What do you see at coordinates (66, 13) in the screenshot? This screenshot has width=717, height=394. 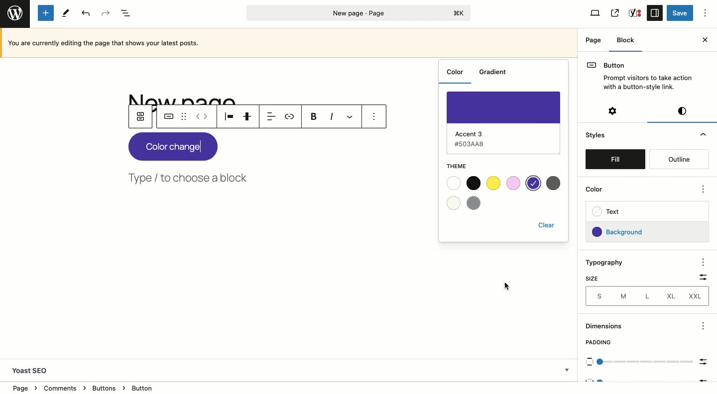 I see `Tools` at bounding box center [66, 13].